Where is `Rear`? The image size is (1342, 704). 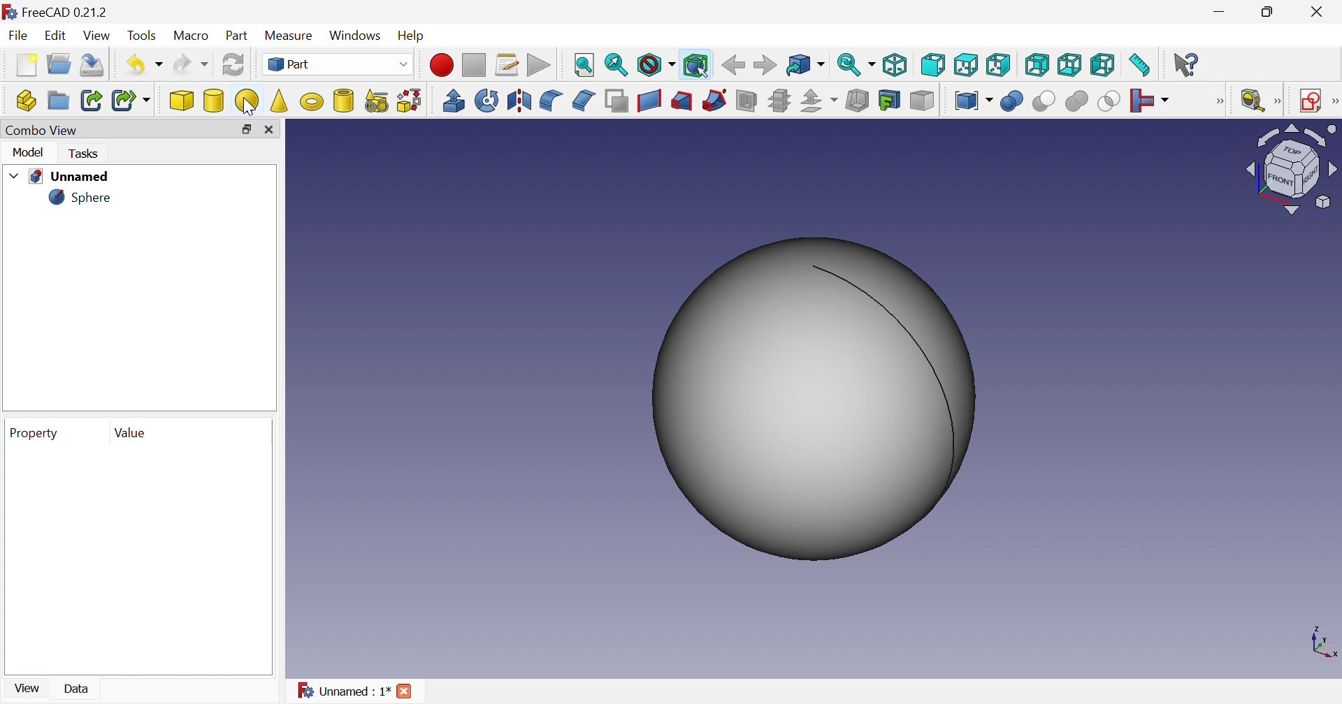 Rear is located at coordinates (1038, 64).